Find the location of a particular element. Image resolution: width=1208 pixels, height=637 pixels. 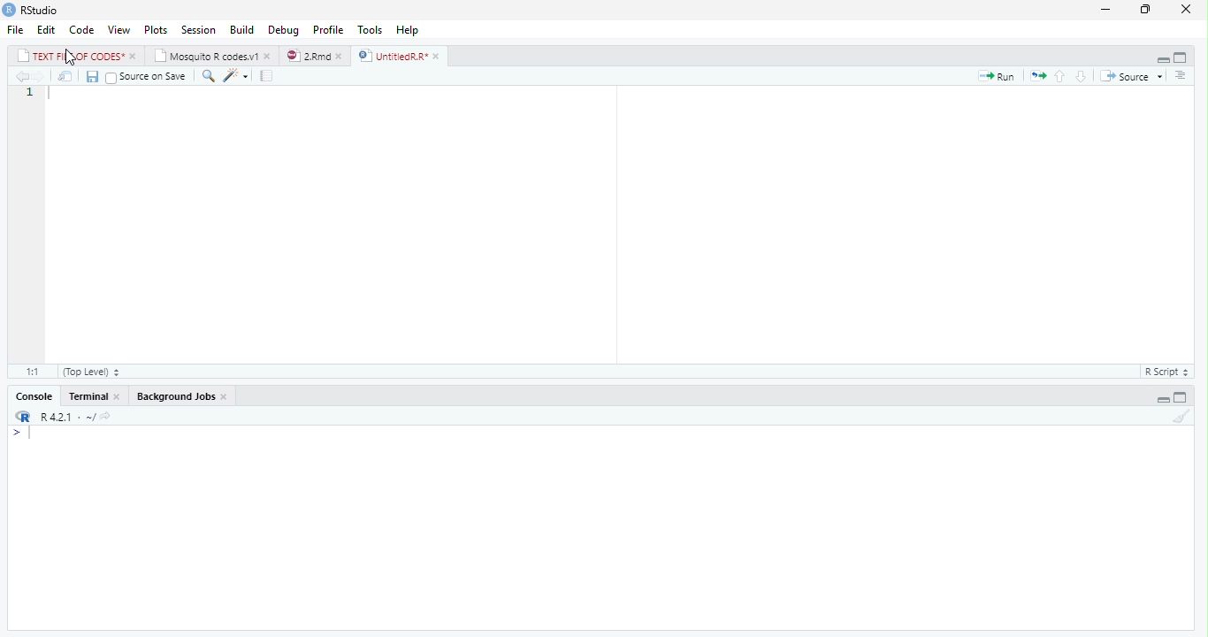

Edit is located at coordinates (47, 29).